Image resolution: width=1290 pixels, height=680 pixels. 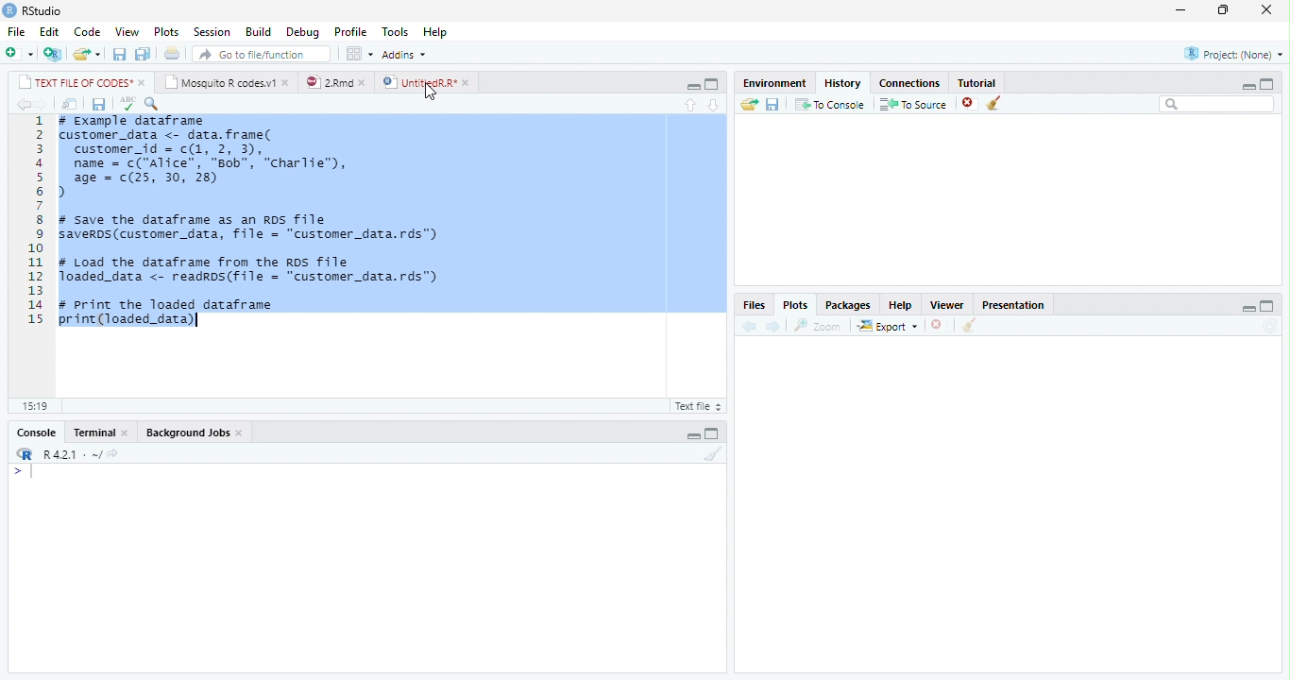 I want to click on Code, so click(x=87, y=32).